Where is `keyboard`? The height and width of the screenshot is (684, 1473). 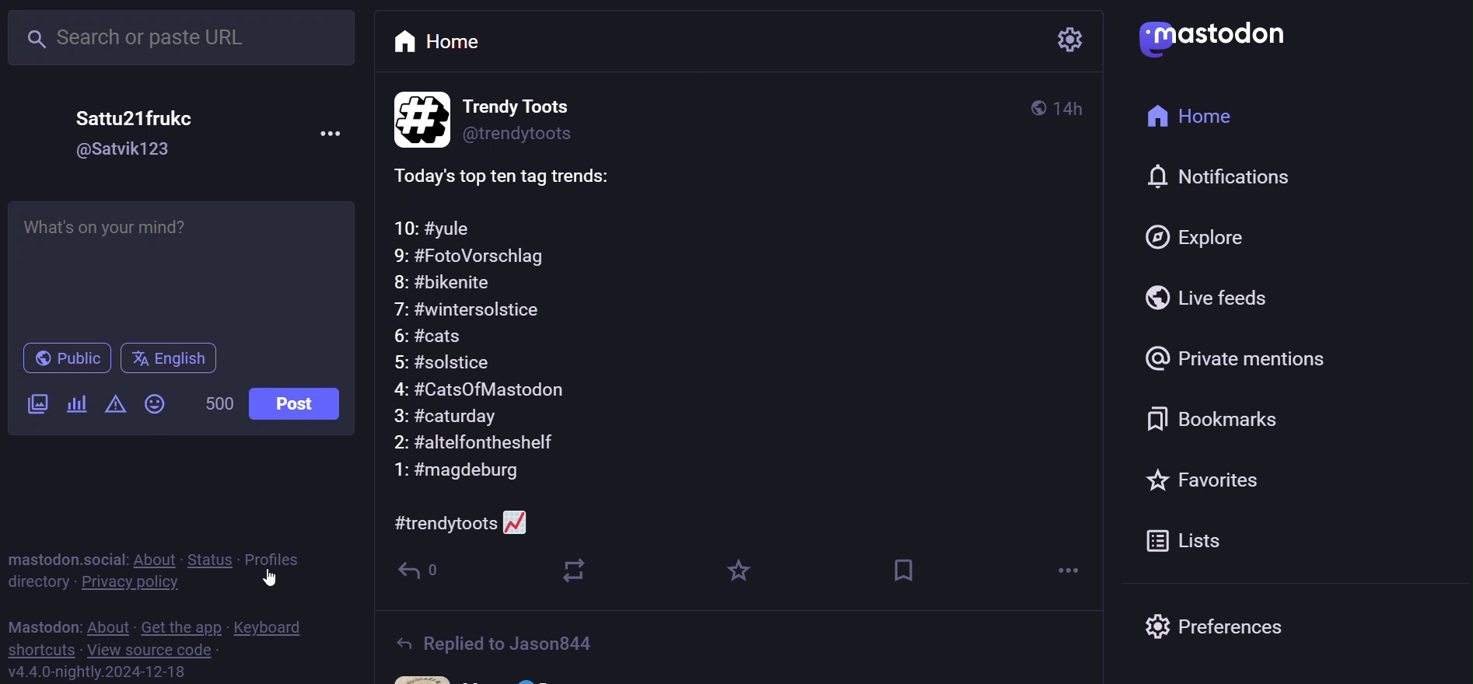
keyboard is located at coordinates (271, 627).